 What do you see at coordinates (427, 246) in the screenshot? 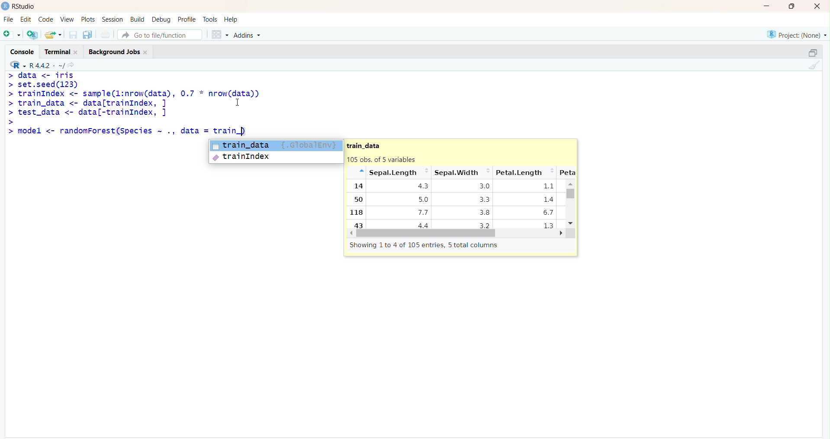
I see `Showing 1to 4 of 105 entries, 5 total columns` at bounding box center [427, 246].